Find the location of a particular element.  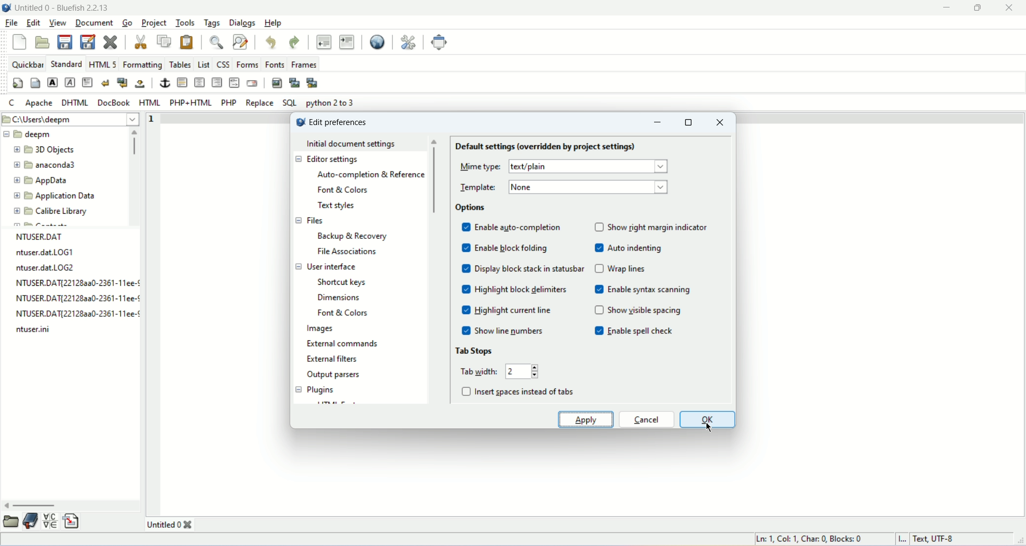

auto completion and reference is located at coordinates (372, 176).